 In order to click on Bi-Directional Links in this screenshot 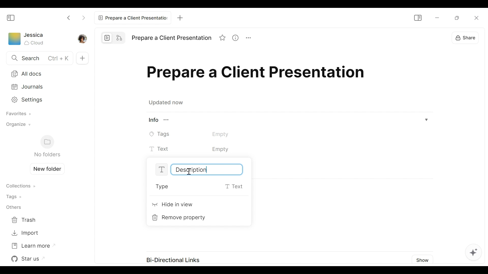, I will do `click(173, 260)`.